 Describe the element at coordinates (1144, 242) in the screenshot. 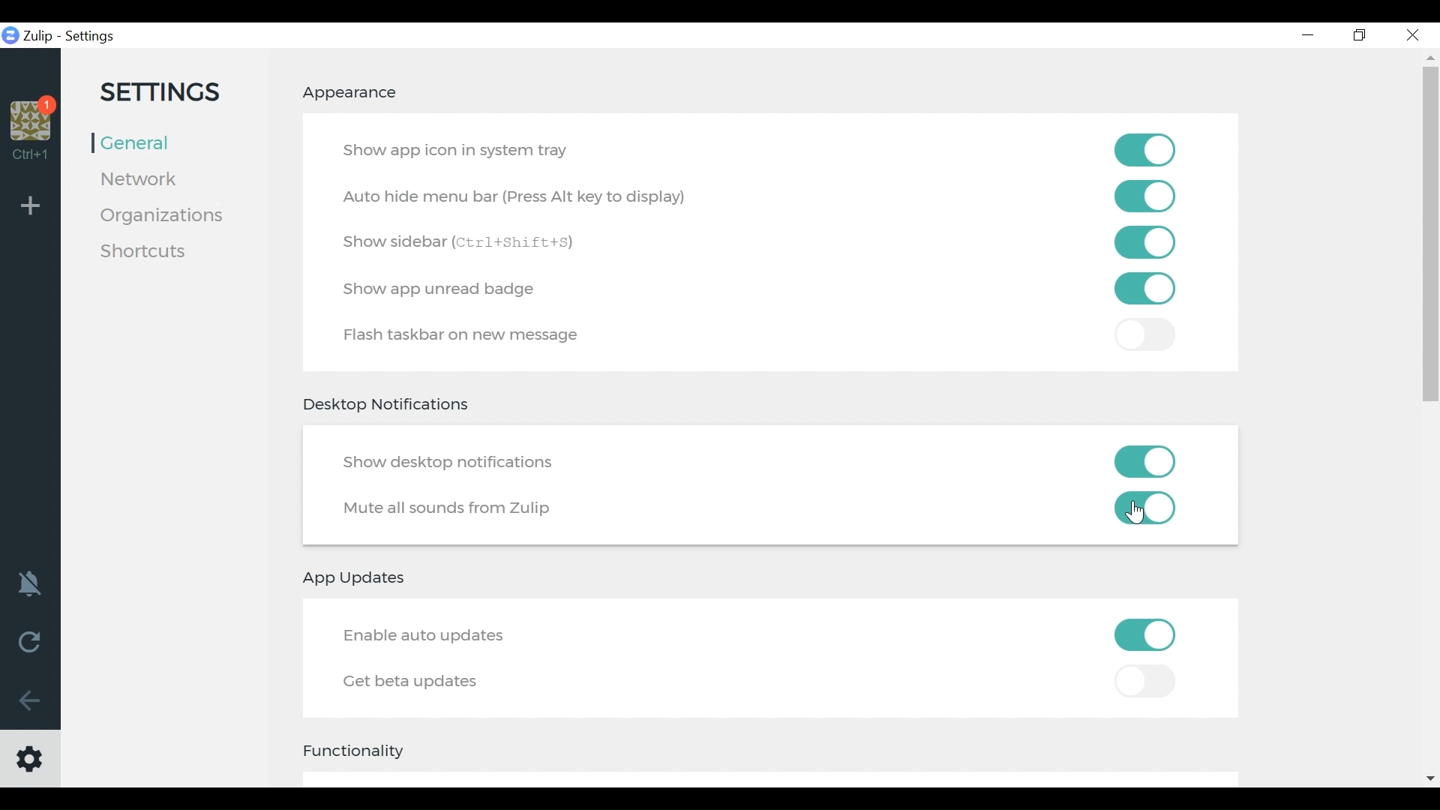

I see `Toggle on/off show sidebar` at that location.